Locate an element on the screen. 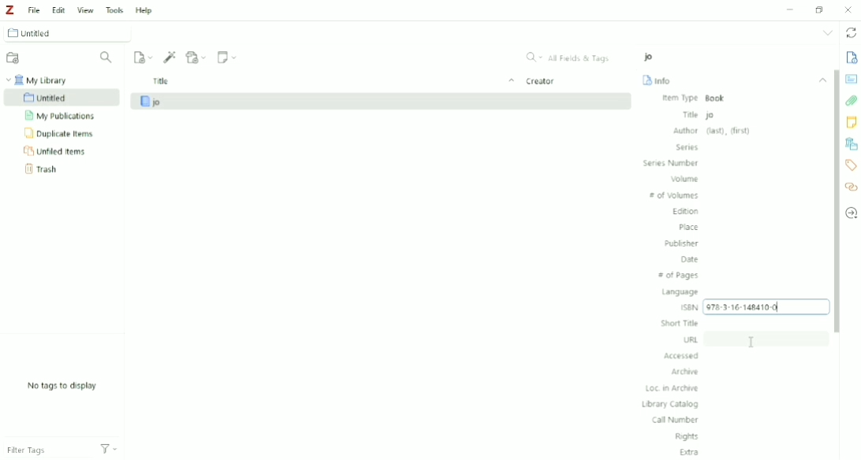 Image resolution: width=861 pixels, height=460 pixels. Duplicate Items is located at coordinates (61, 134).